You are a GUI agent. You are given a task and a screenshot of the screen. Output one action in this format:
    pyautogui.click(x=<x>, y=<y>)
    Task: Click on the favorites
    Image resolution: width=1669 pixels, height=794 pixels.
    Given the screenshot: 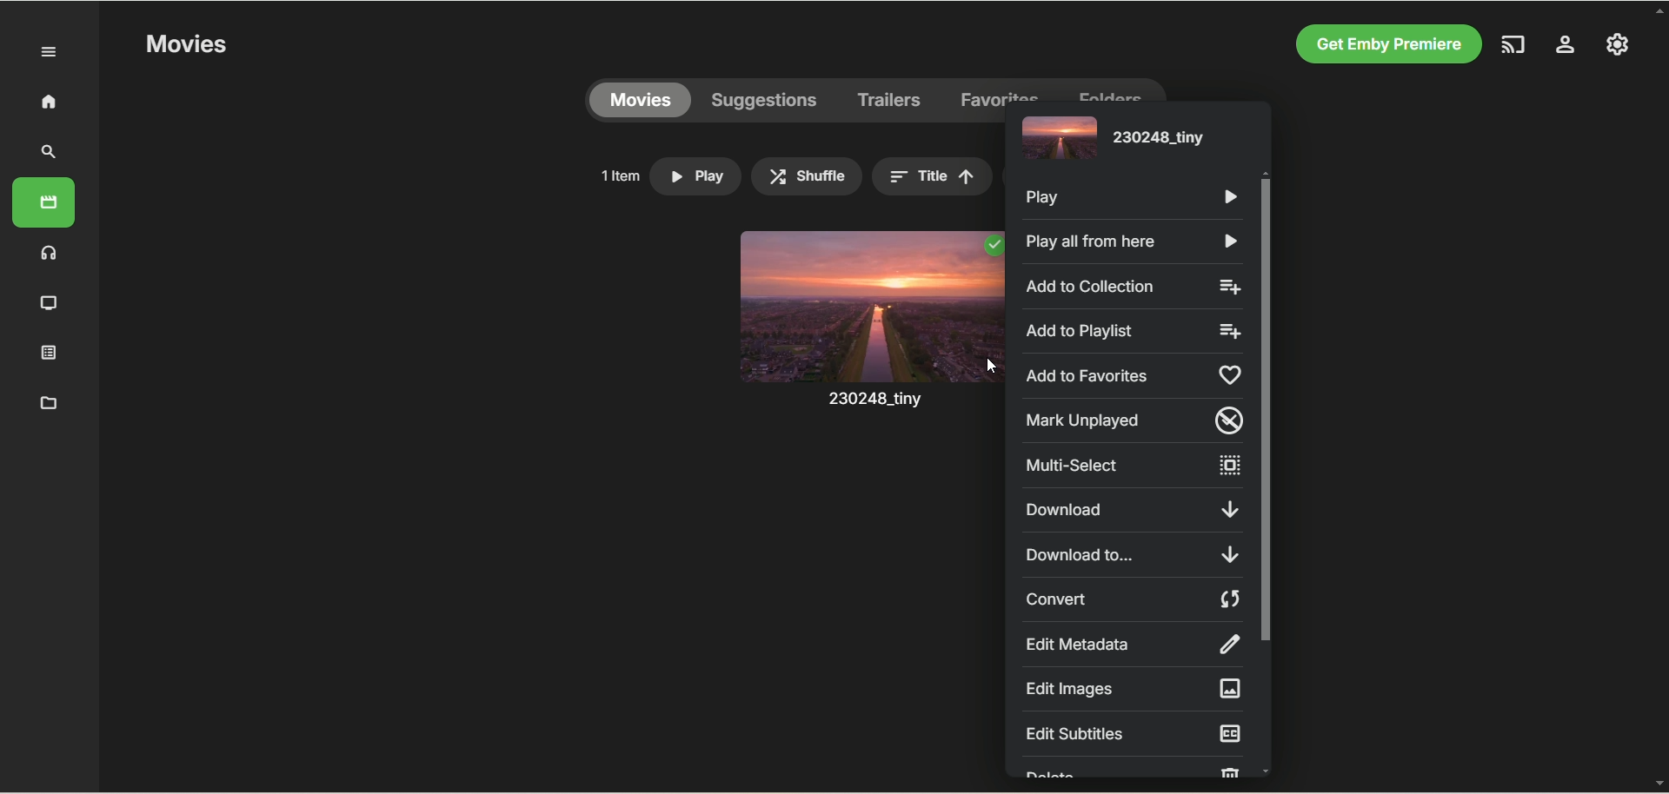 What is the action you would take?
    pyautogui.click(x=1001, y=89)
    